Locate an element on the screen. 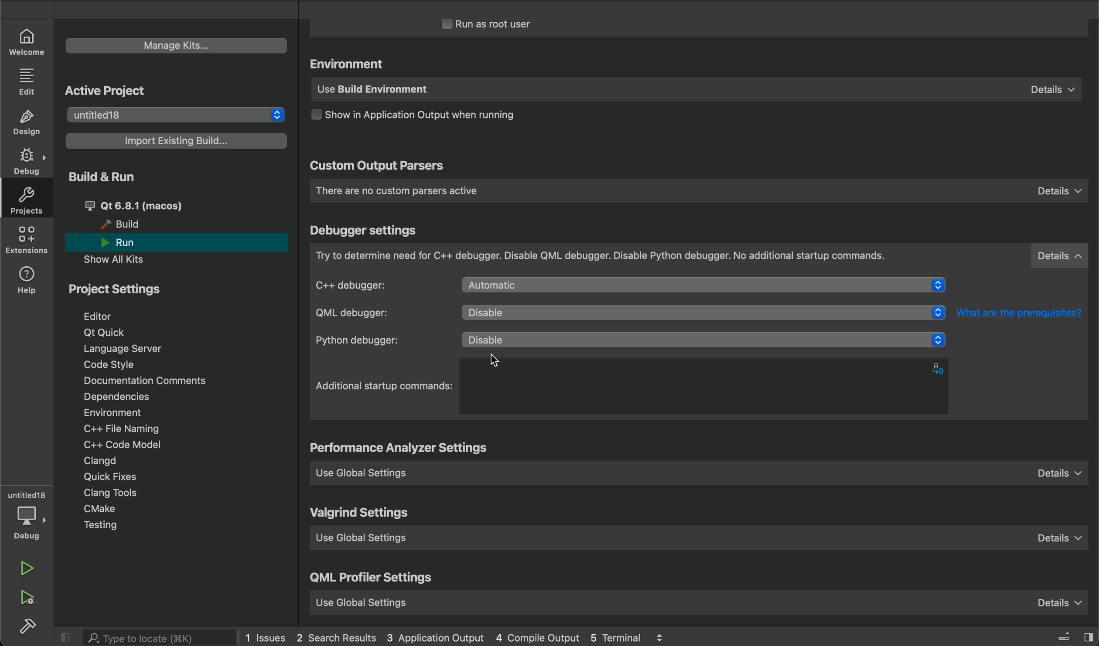 Image resolution: width=1099 pixels, height=646 pixels. editor is located at coordinates (100, 316).